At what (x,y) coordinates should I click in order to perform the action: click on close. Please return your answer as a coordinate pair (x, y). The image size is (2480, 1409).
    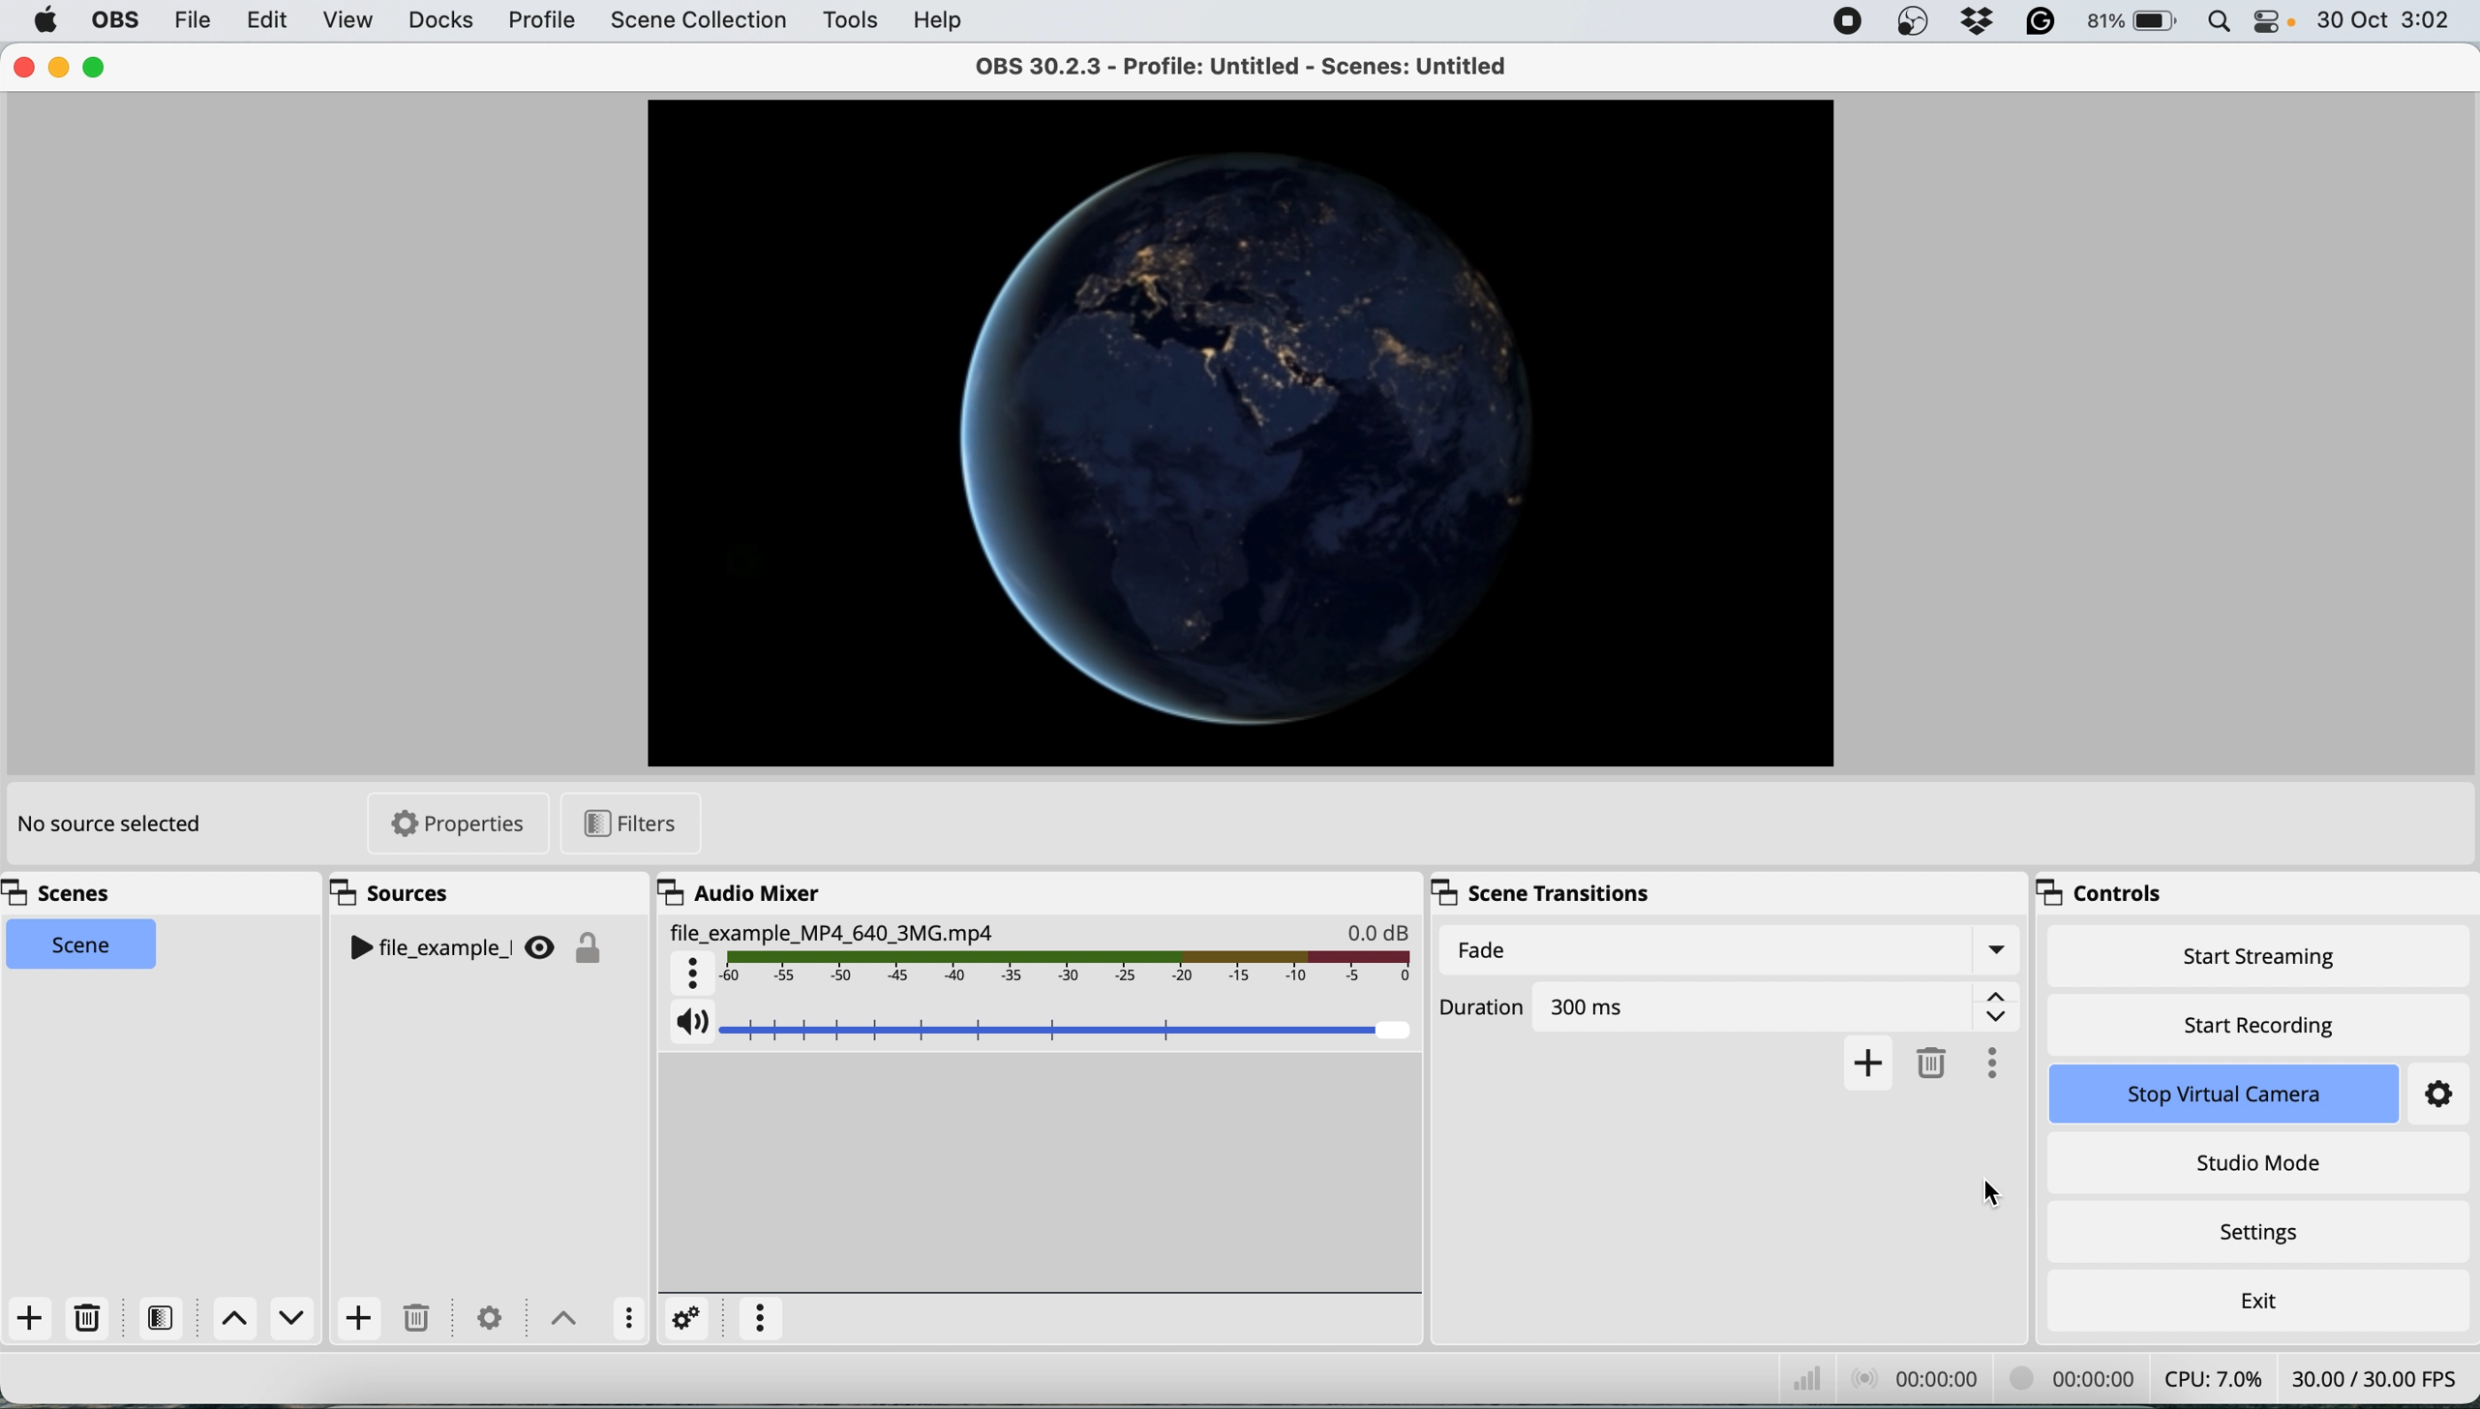
    Looking at the image, I should click on (24, 62).